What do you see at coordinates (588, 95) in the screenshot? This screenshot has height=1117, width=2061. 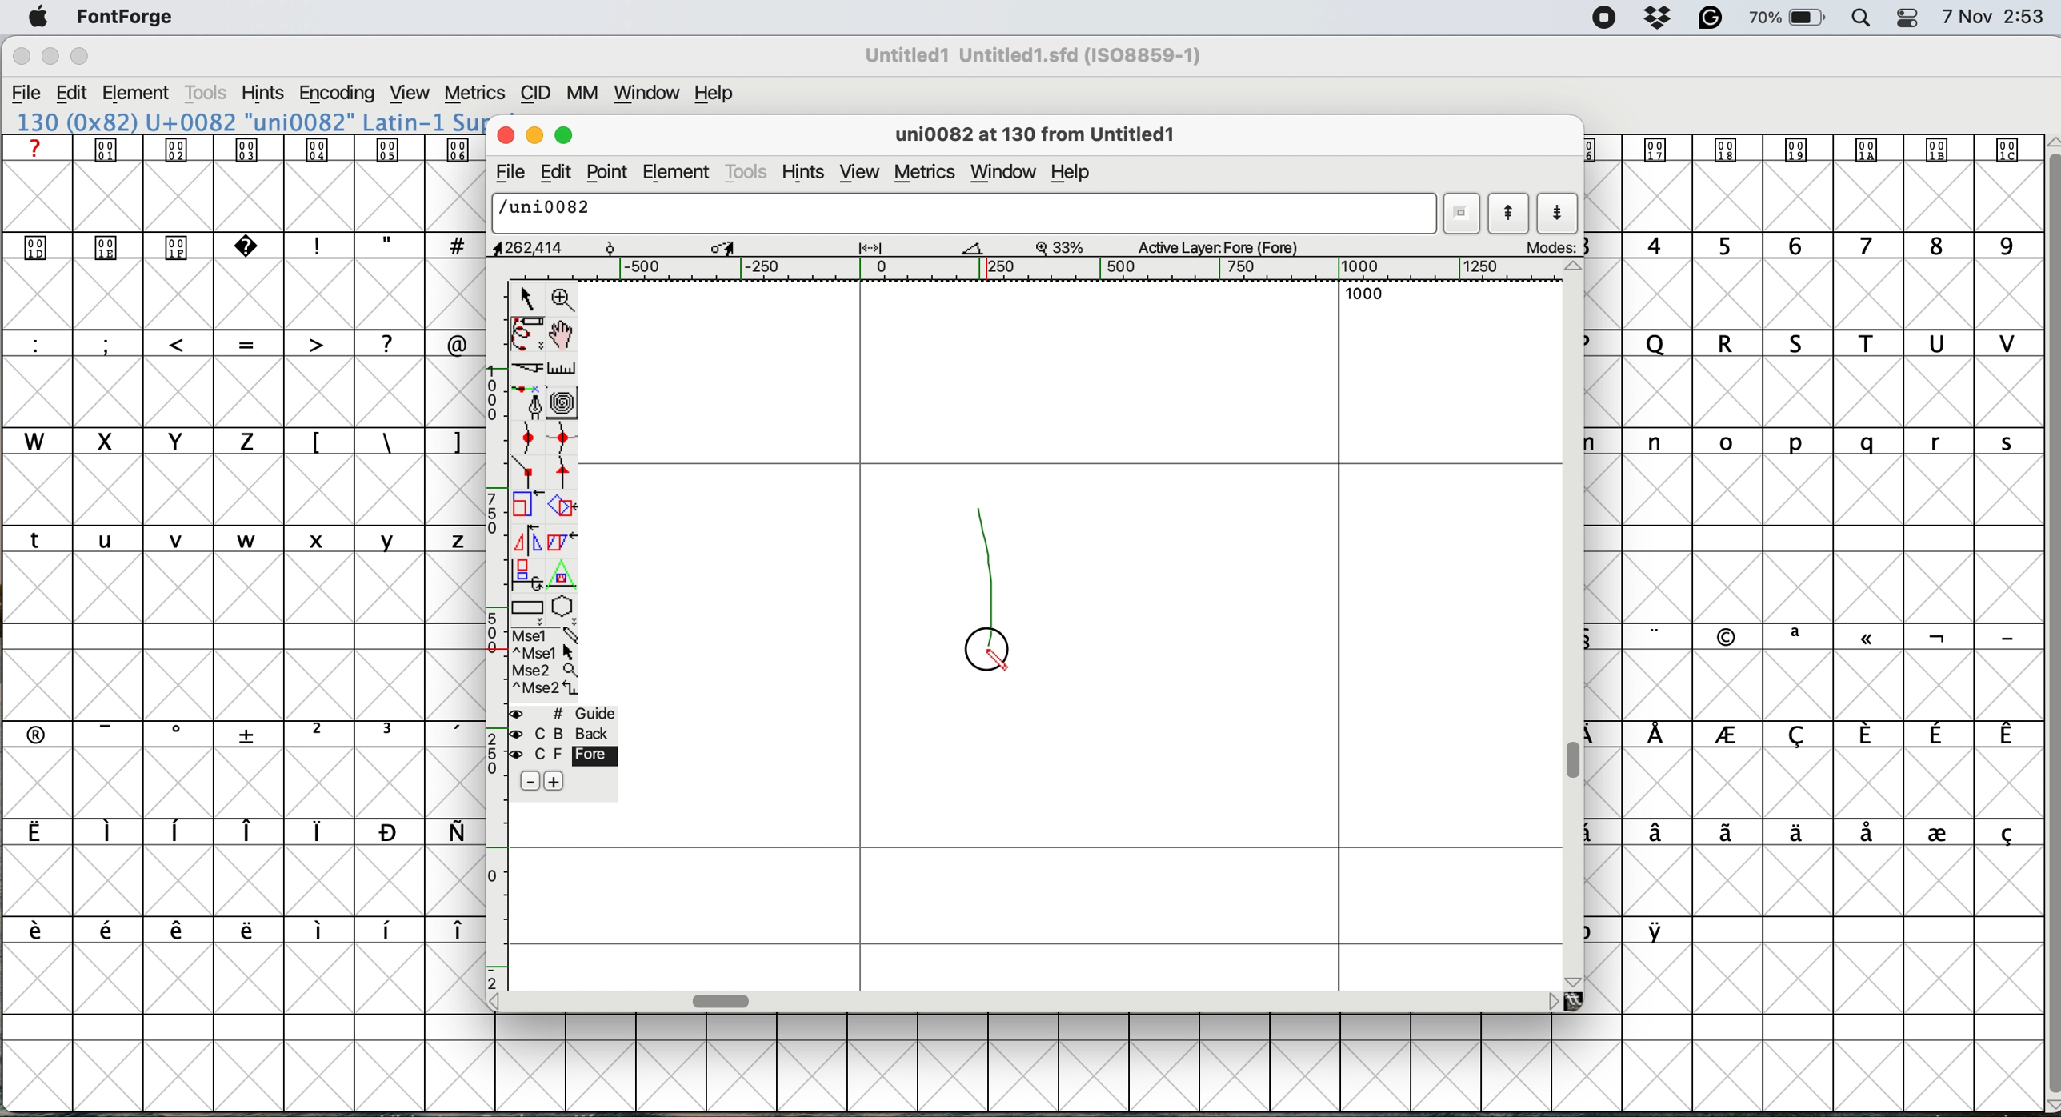 I see `mm` at bounding box center [588, 95].